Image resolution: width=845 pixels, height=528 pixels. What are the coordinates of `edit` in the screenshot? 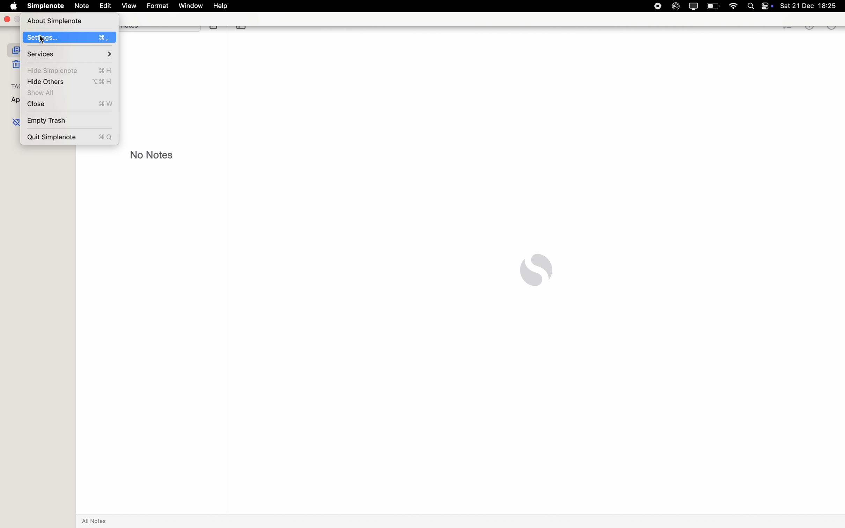 It's located at (104, 6).